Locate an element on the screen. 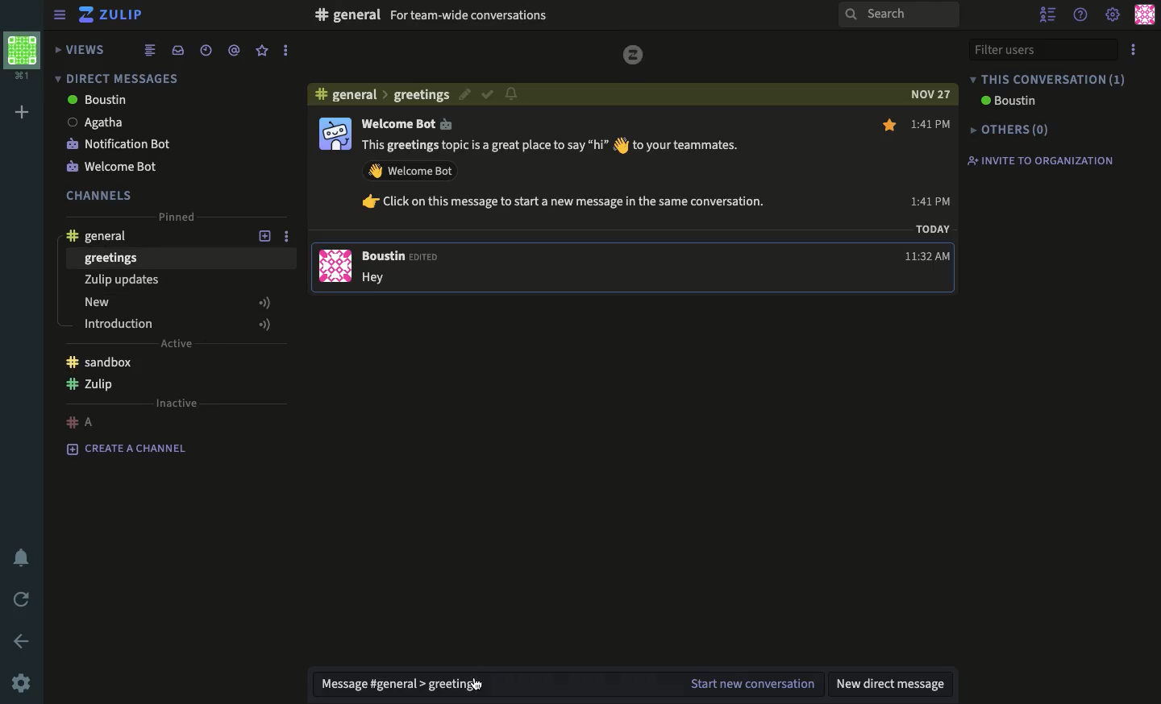 The width and height of the screenshot is (1161, 704). boustin is located at coordinates (1006, 101).